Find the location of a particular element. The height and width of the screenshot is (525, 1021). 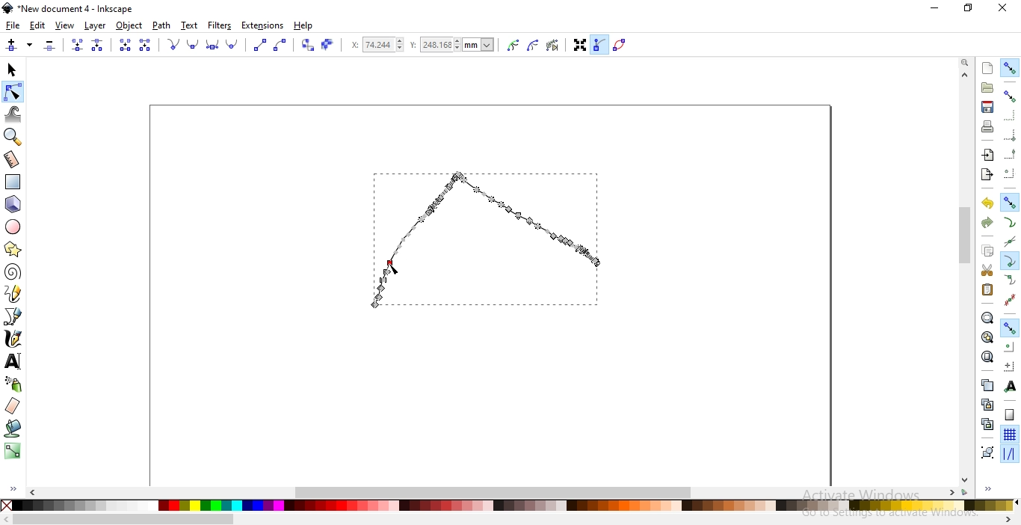

path is located at coordinates (160, 25).